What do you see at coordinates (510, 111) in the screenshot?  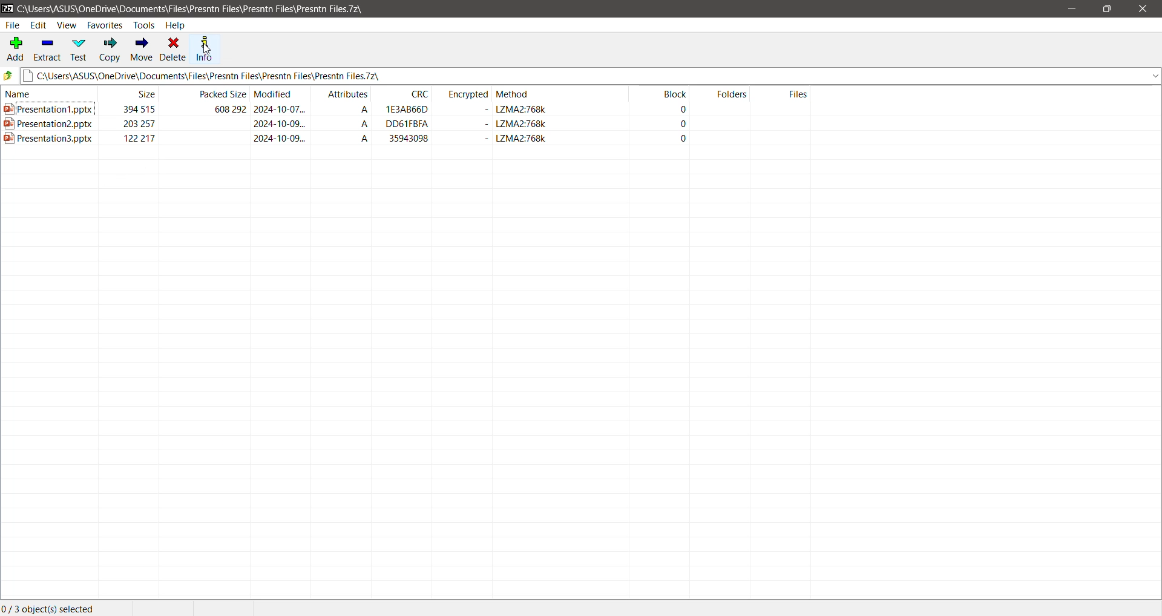 I see `- LZMA2:768k` at bounding box center [510, 111].